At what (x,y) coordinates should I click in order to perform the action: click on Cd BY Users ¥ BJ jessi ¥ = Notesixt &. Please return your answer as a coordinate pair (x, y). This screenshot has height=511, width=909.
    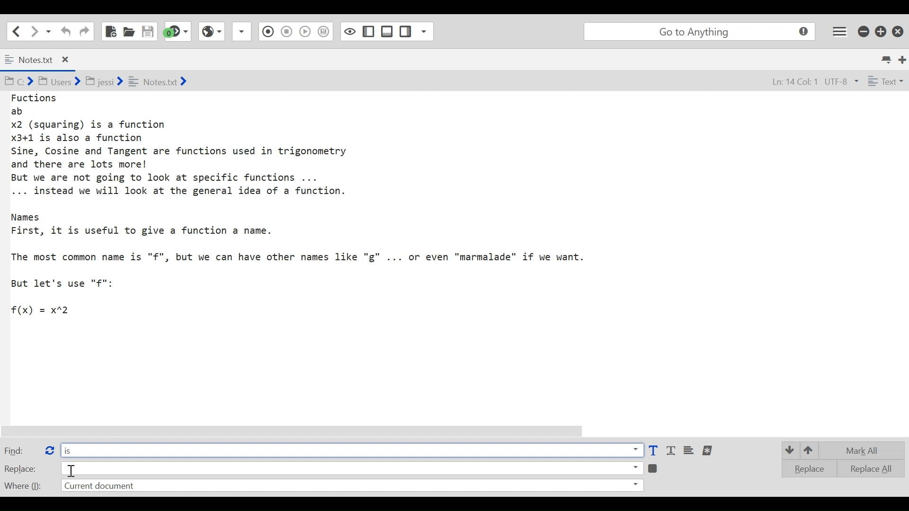
    Looking at the image, I should click on (116, 82).